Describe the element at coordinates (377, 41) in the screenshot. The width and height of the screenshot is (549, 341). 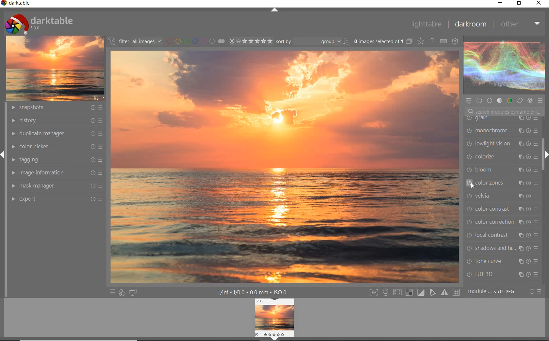
I see `SELSECTED IMAGE` at that location.